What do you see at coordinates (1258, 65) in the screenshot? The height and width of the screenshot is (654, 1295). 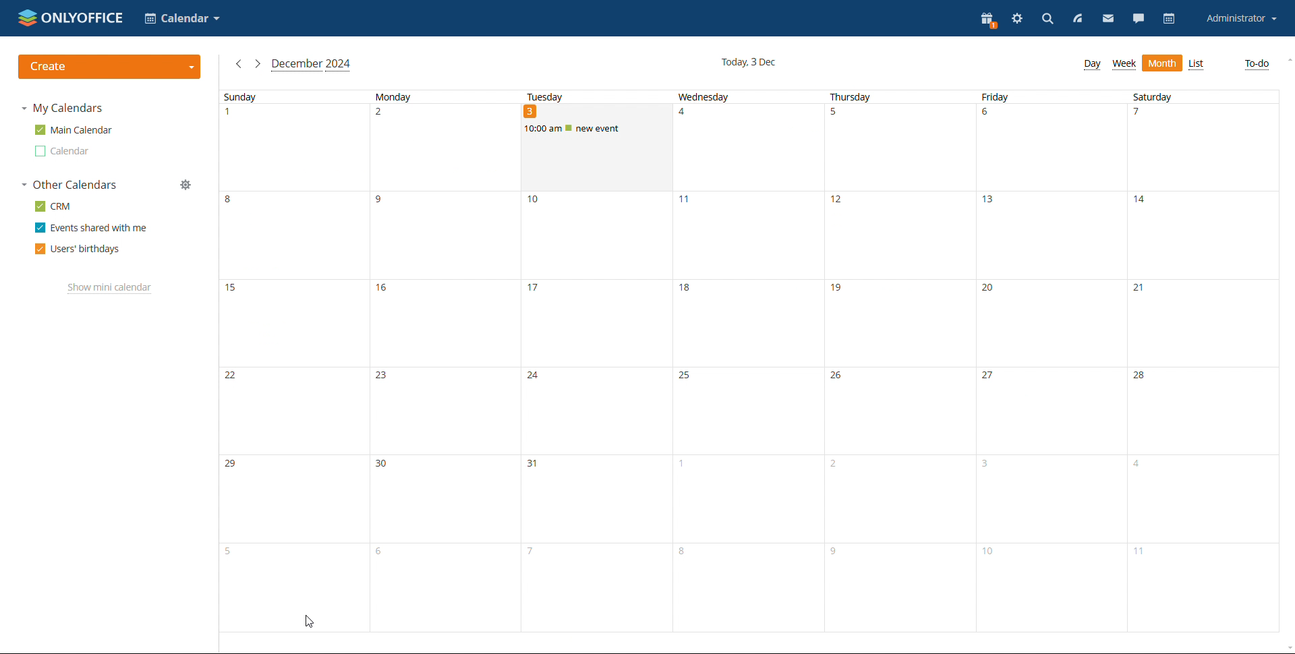 I see `to do` at bounding box center [1258, 65].